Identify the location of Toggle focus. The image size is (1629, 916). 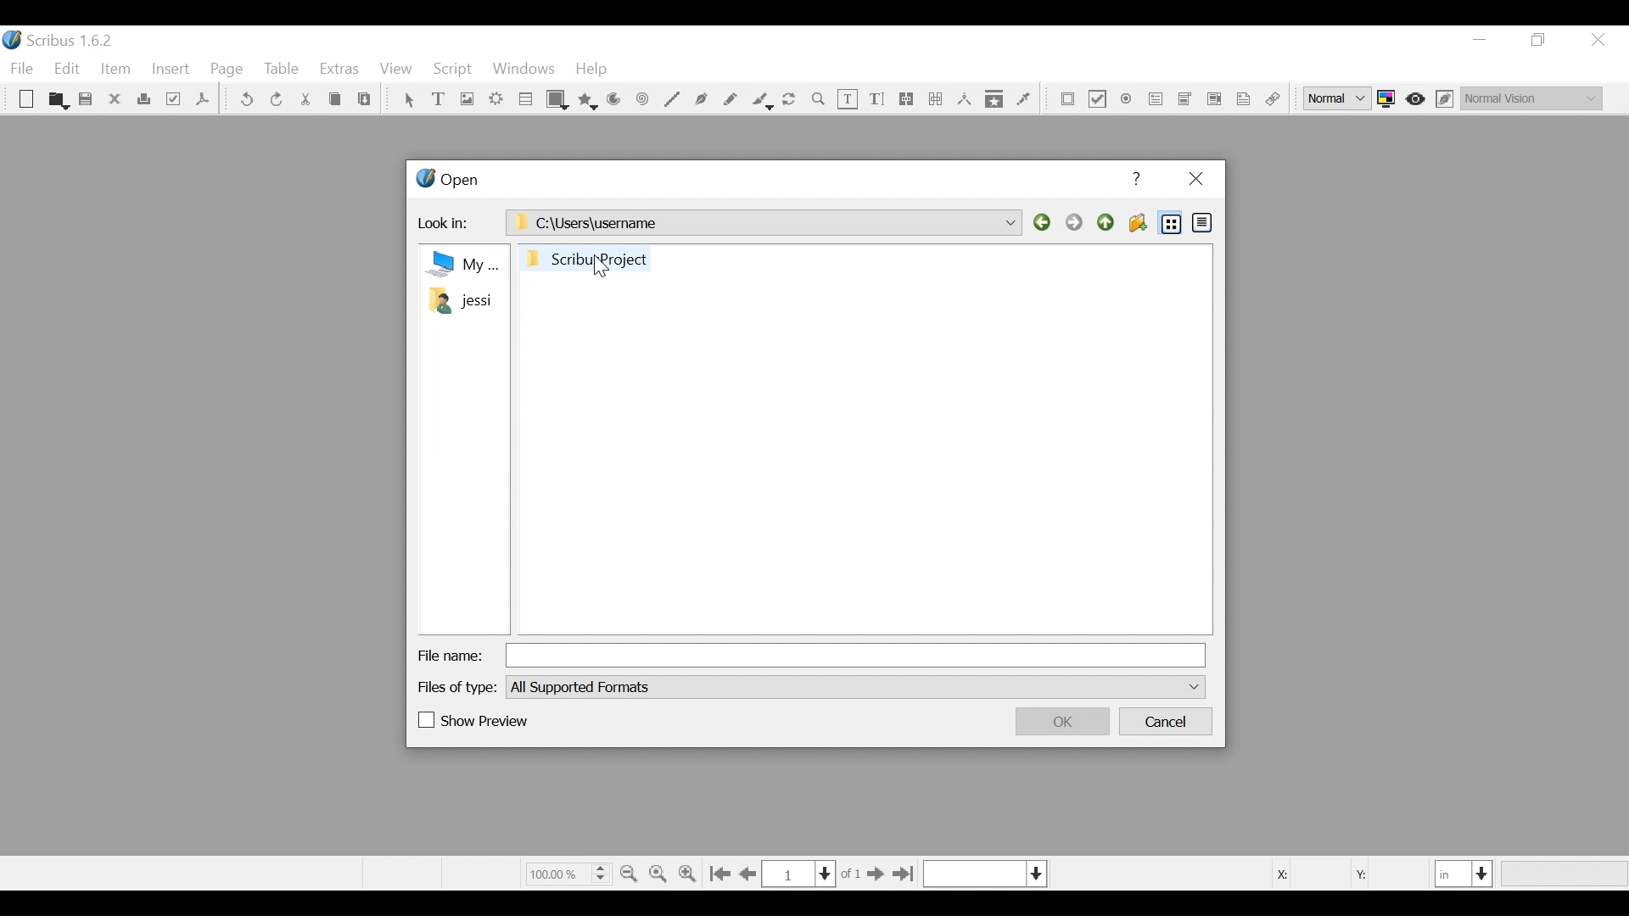
(1417, 98).